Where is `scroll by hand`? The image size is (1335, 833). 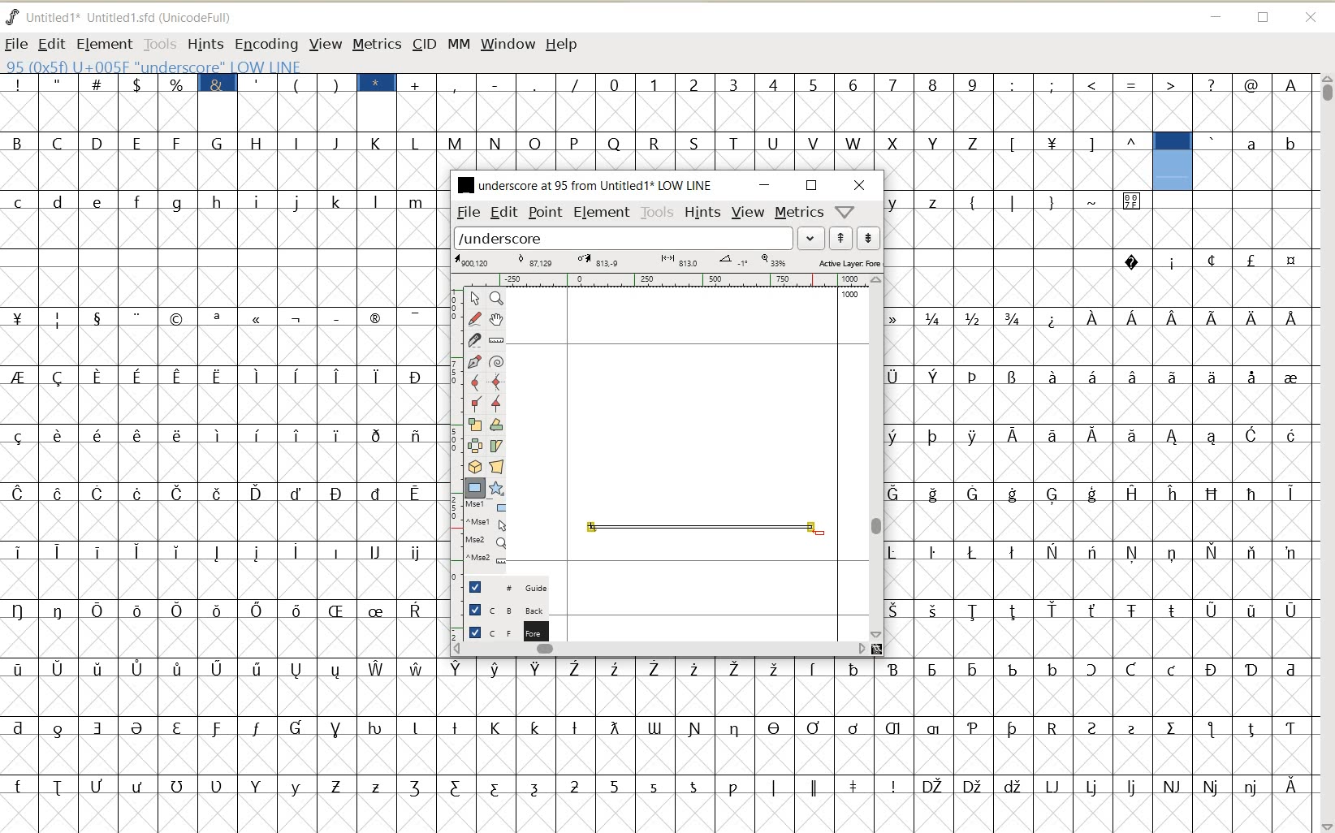 scroll by hand is located at coordinates (498, 319).